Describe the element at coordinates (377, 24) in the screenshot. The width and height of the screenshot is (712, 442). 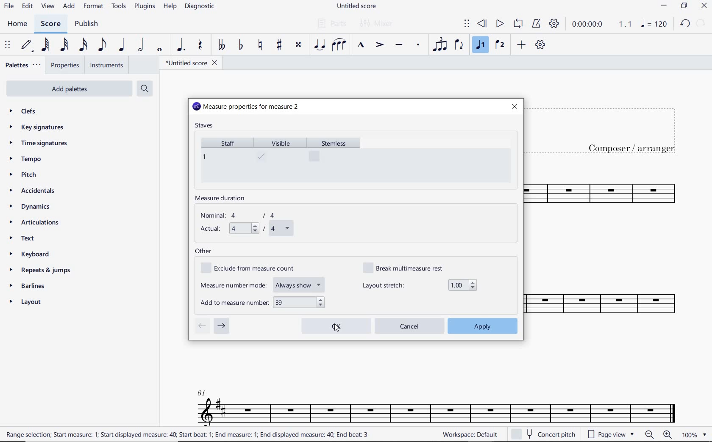
I see `MIXER` at that location.